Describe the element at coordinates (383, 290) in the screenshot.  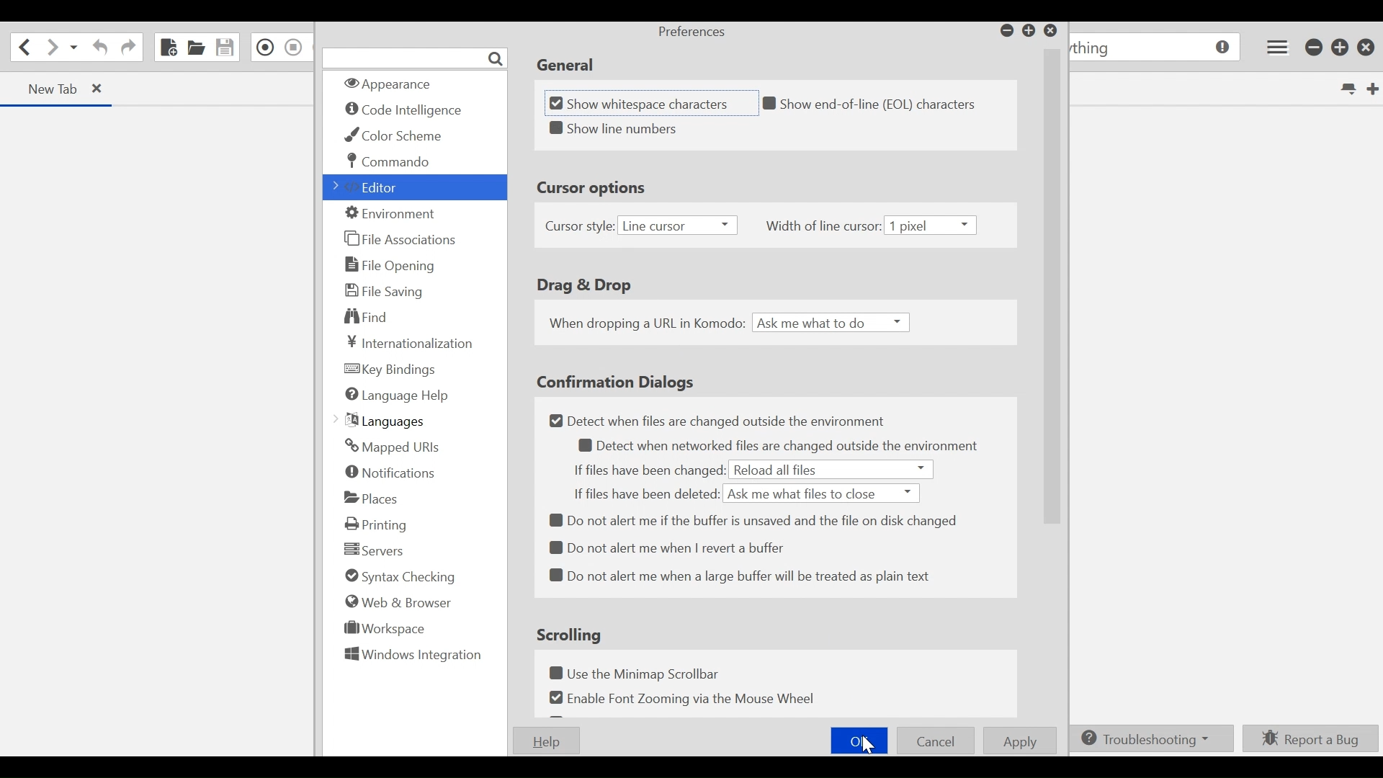
I see `File Saving` at that location.